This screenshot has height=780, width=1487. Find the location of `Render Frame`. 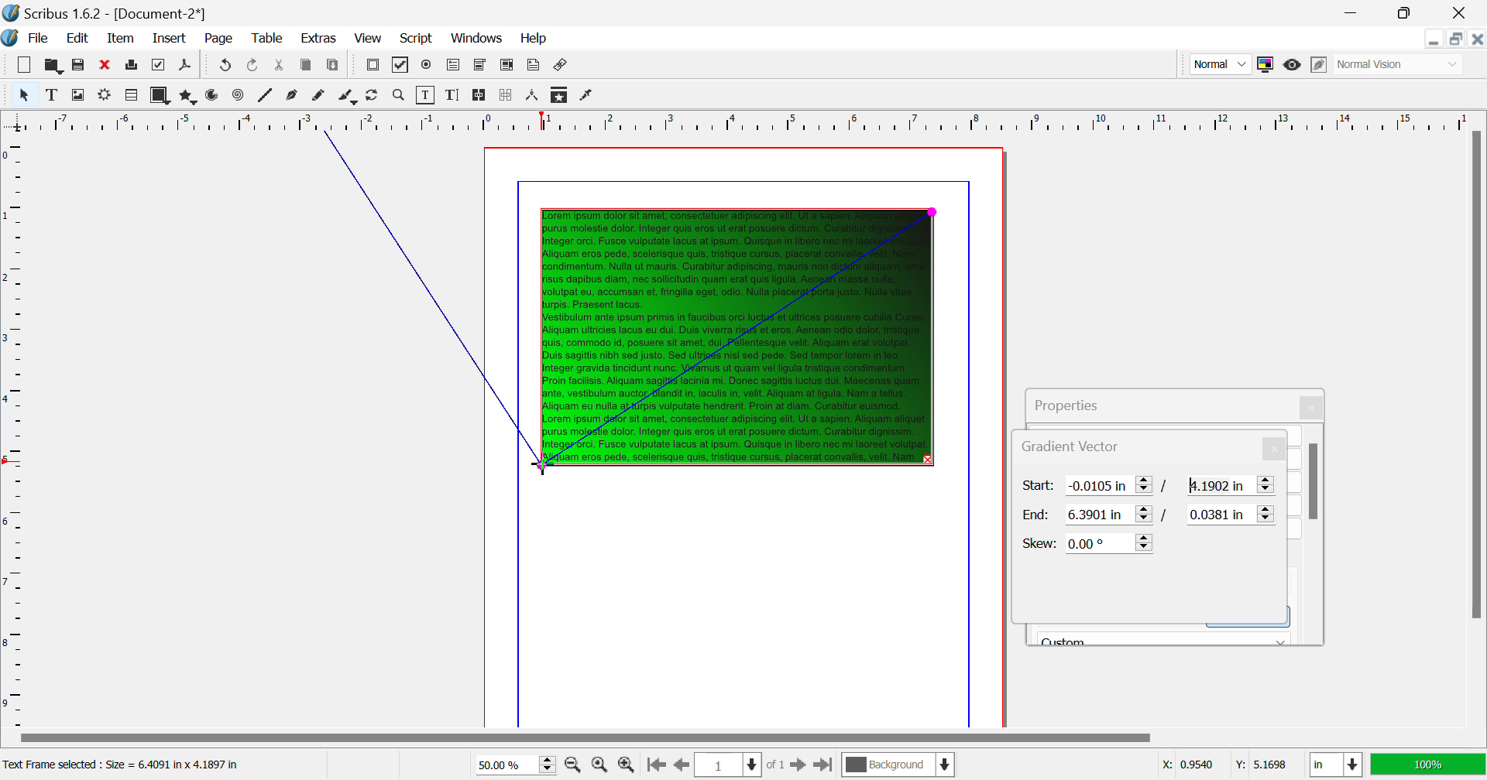

Render Frame is located at coordinates (104, 97).